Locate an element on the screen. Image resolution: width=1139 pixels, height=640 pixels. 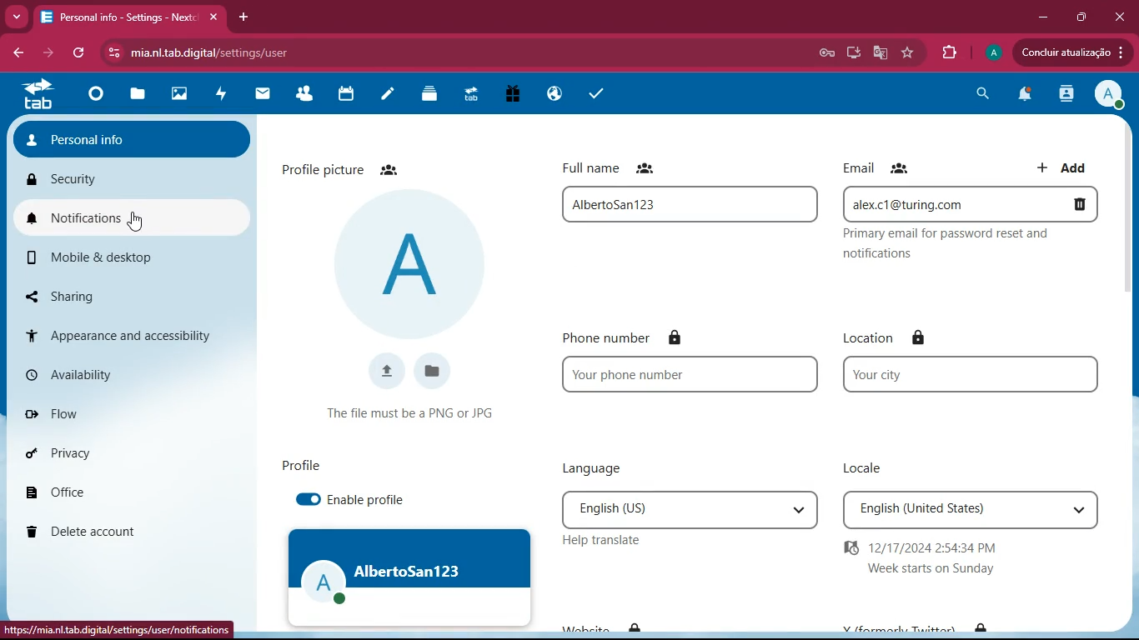
tab is located at coordinates (133, 17).